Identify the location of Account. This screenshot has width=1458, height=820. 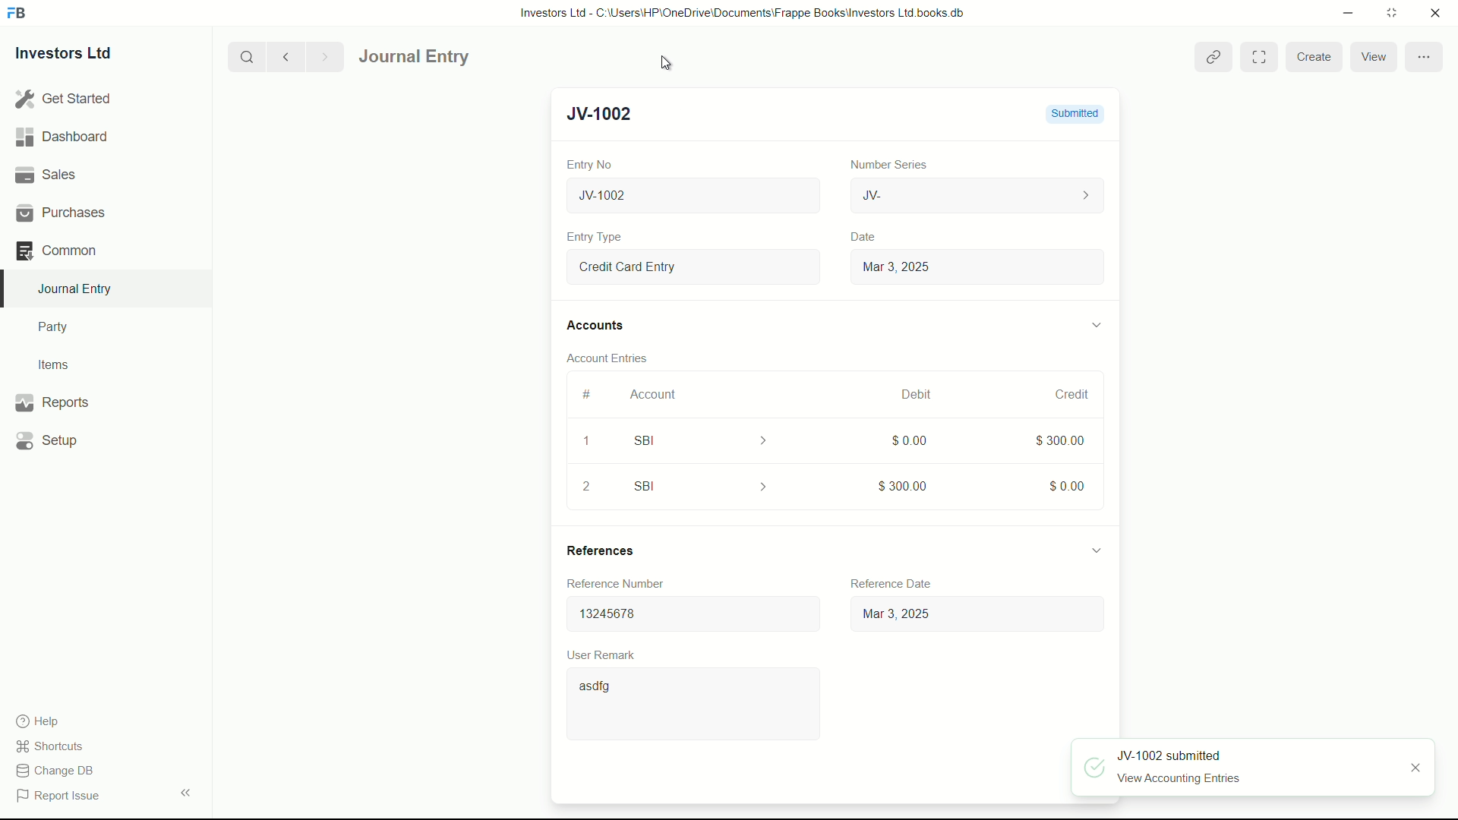
(654, 394).